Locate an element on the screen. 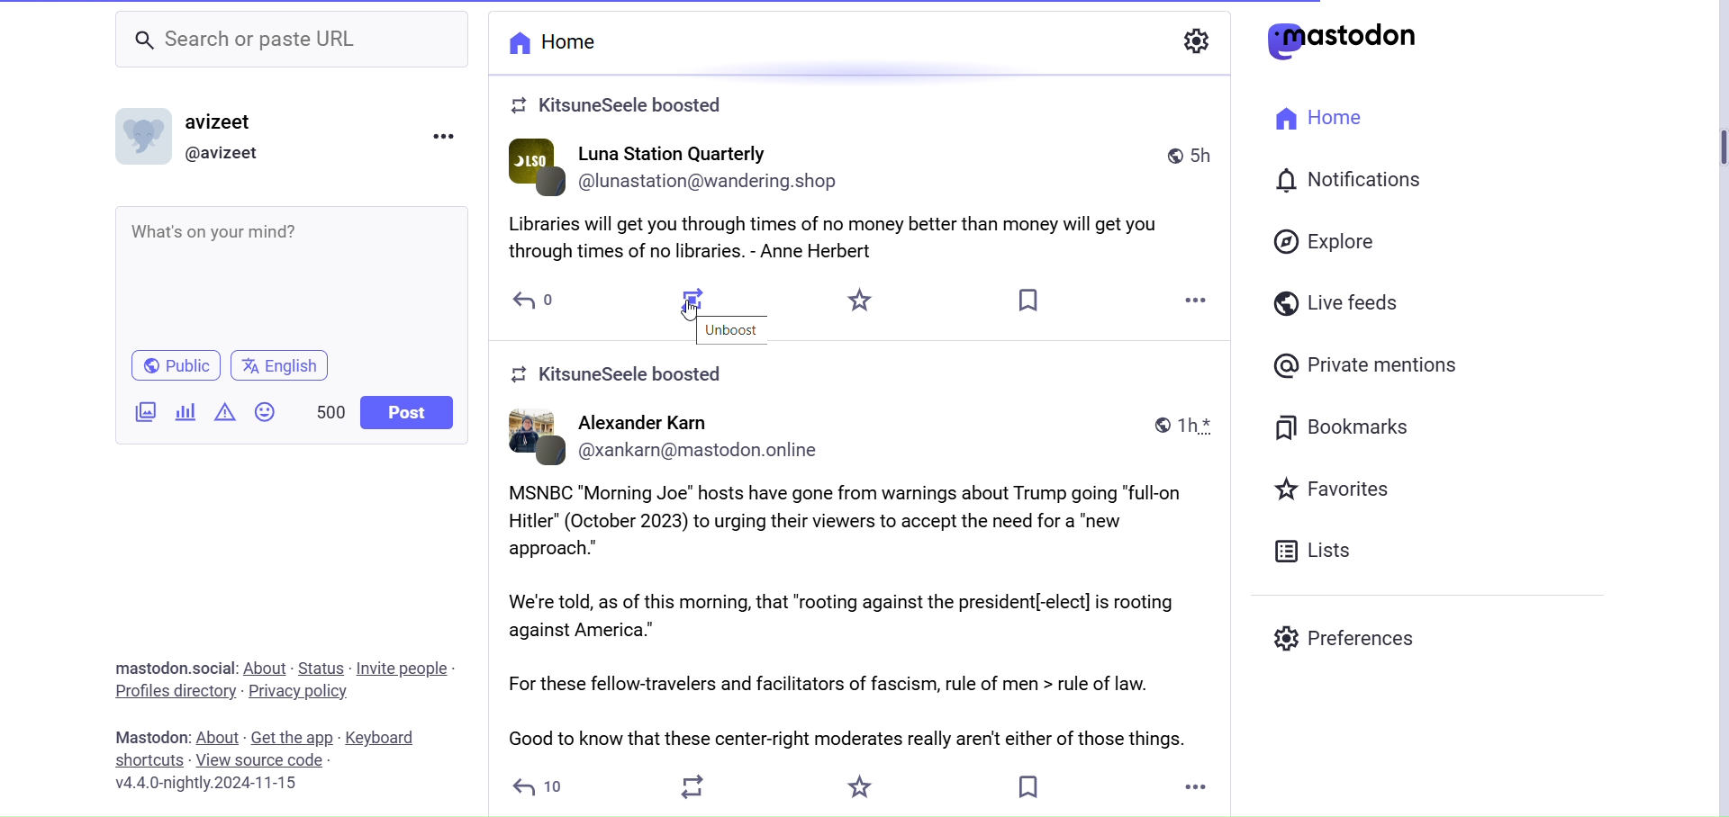 The height and width of the screenshot is (817, 1729). username is located at coordinates (222, 121).